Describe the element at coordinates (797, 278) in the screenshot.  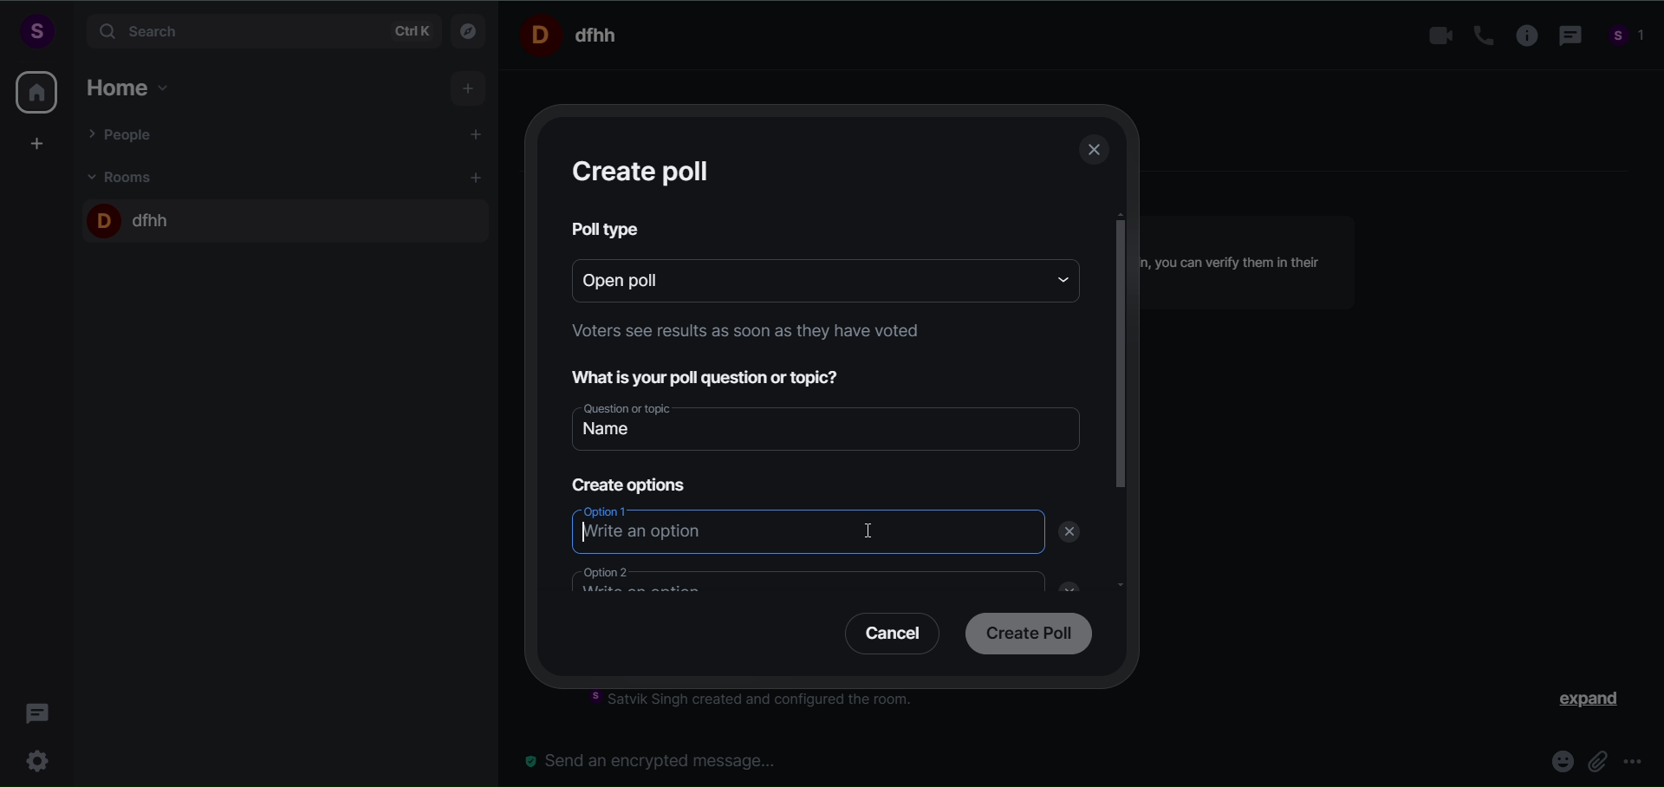
I see `open poll` at that location.